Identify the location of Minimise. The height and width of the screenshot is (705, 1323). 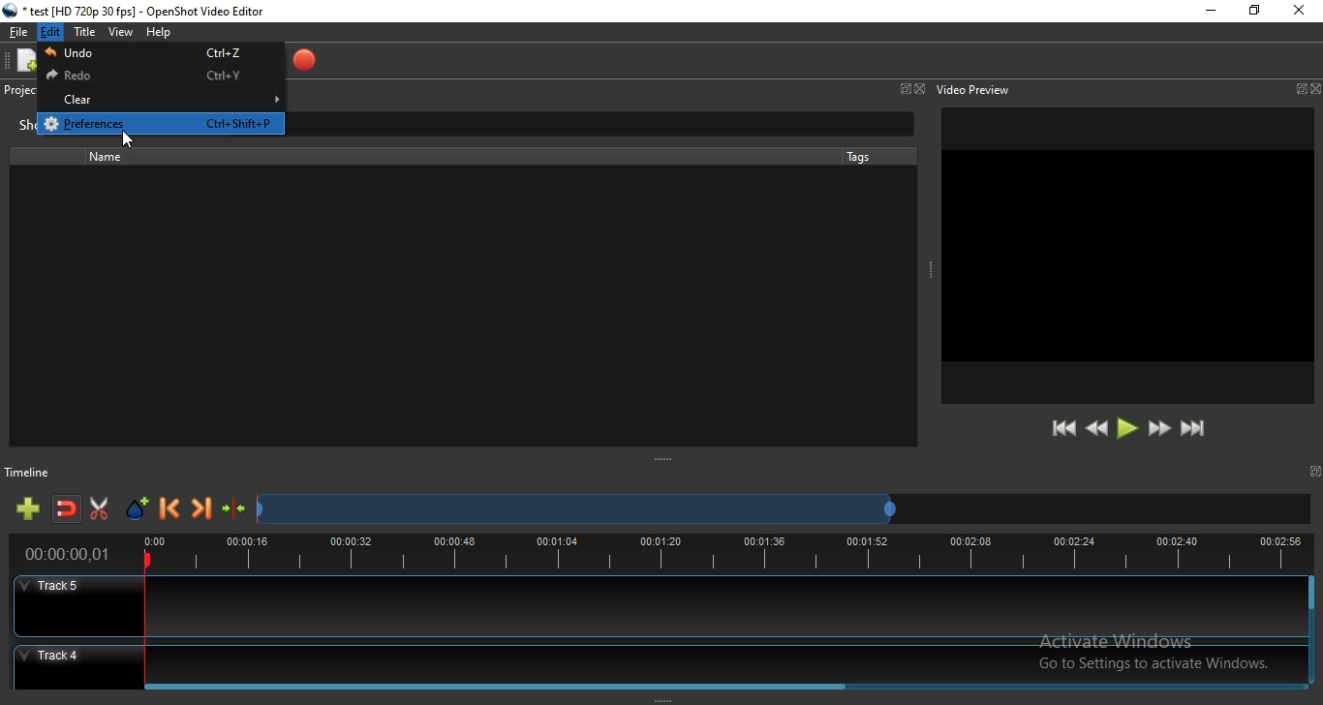
(1210, 12).